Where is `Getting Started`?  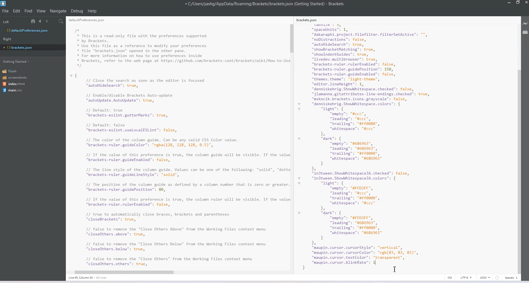 Getting Started is located at coordinates (17, 61).